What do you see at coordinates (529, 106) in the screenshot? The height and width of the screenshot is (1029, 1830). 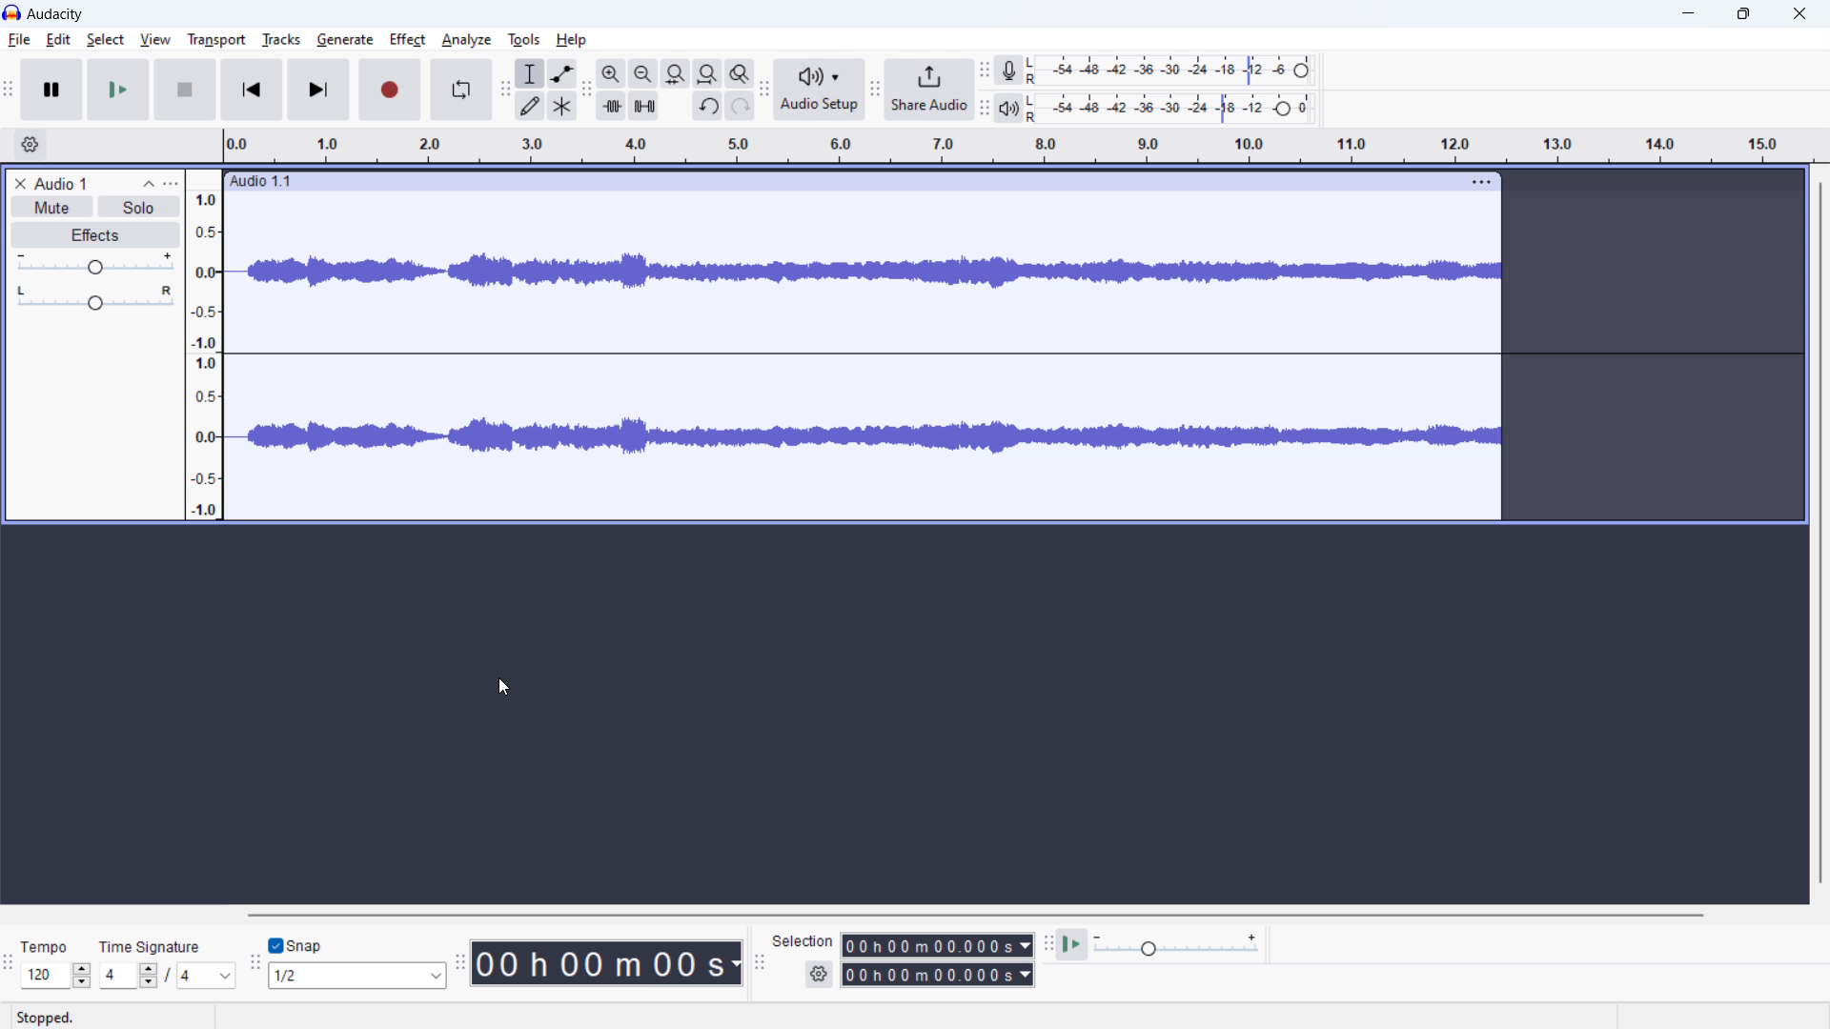 I see `draw tool` at bounding box center [529, 106].